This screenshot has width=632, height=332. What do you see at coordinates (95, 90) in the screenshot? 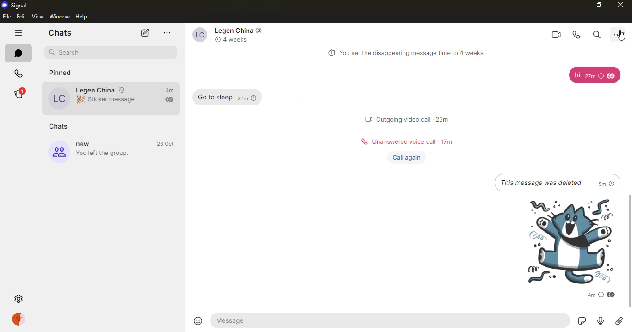
I see `Legen China` at bounding box center [95, 90].